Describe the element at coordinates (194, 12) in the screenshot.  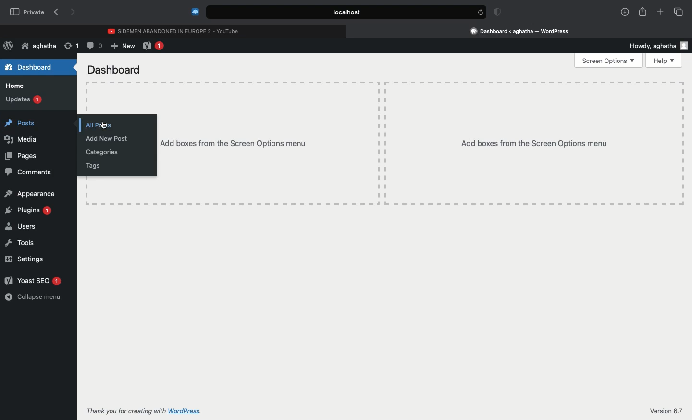
I see `Extensions` at that location.